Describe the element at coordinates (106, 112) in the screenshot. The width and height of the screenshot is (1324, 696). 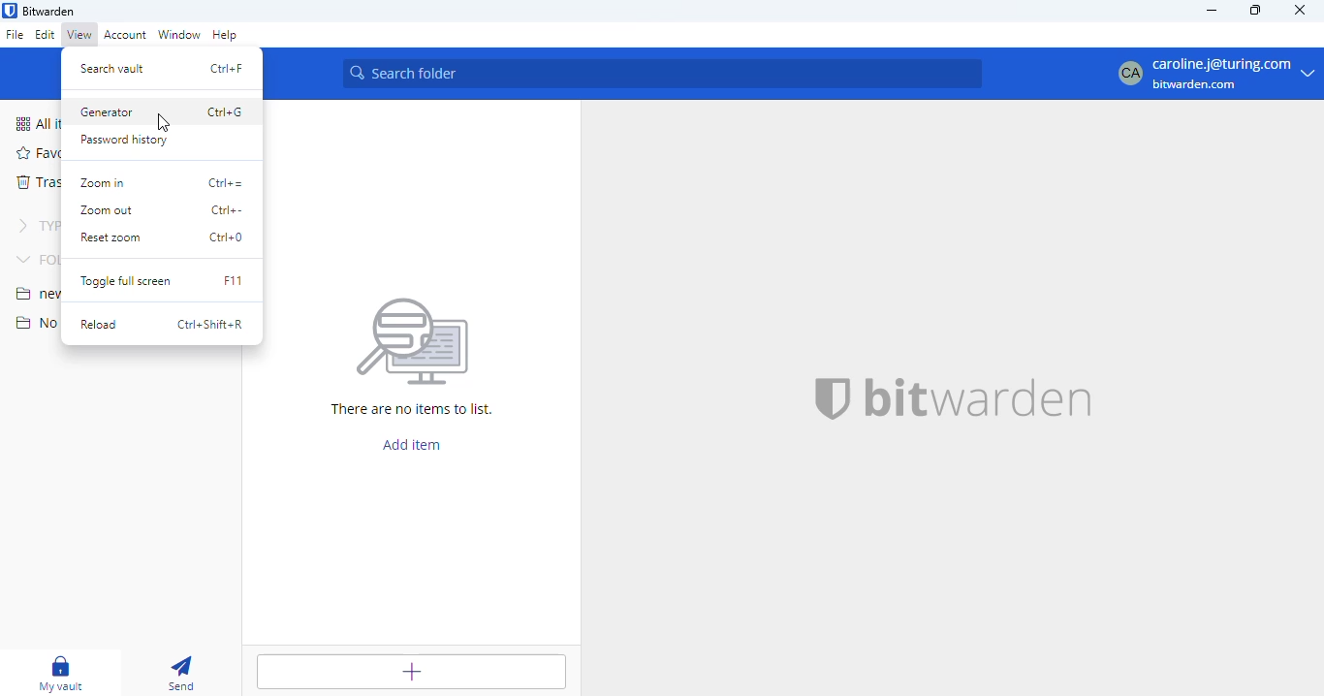
I see `generator` at that location.